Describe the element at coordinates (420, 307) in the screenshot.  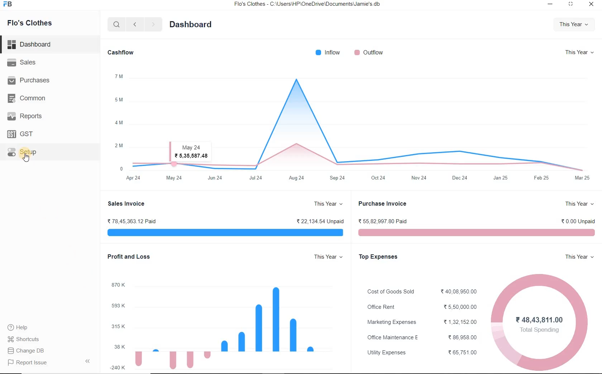
I see `Office Rent 5,50,000.00` at that location.